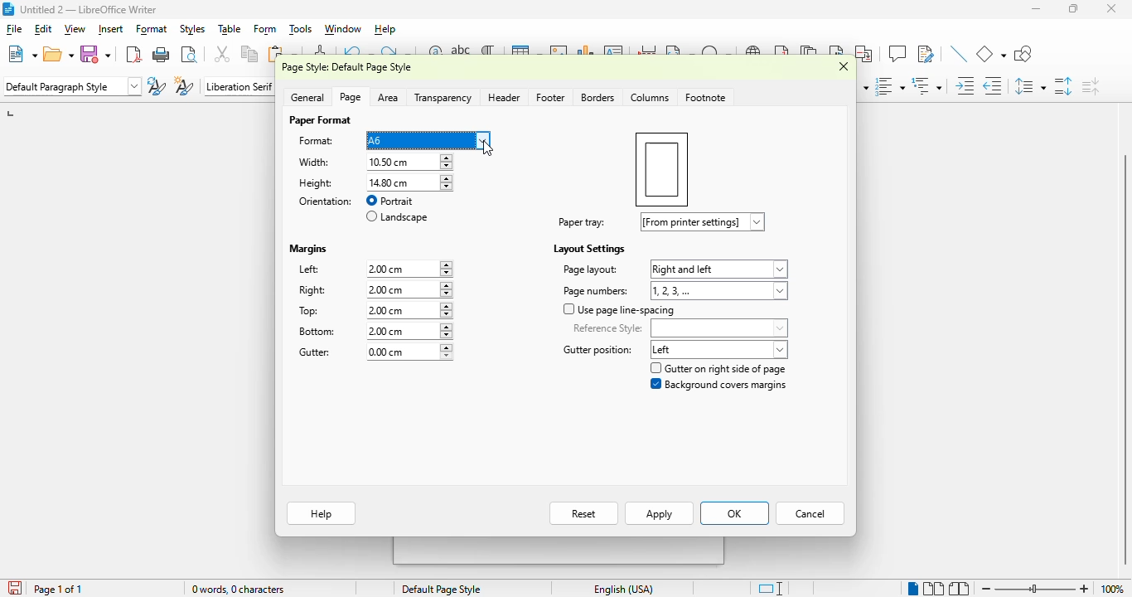 The width and height of the screenshot is (1132, 597). Describe the element at coordinates (651, 97) in the screenshot. I see `colummns` at that location.